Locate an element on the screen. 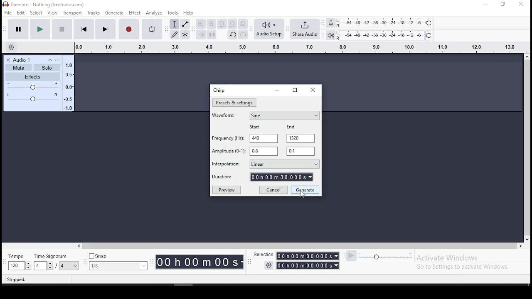 The height and width of the screenshot is (299, 532). redo is located at coordinates (243, 34).